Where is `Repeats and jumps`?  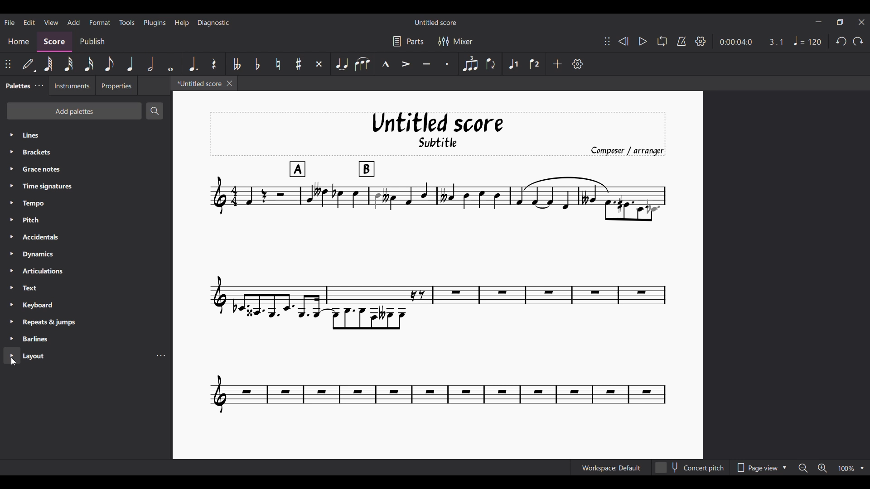 Repeats and jumps is located at coordinates (86, 322).